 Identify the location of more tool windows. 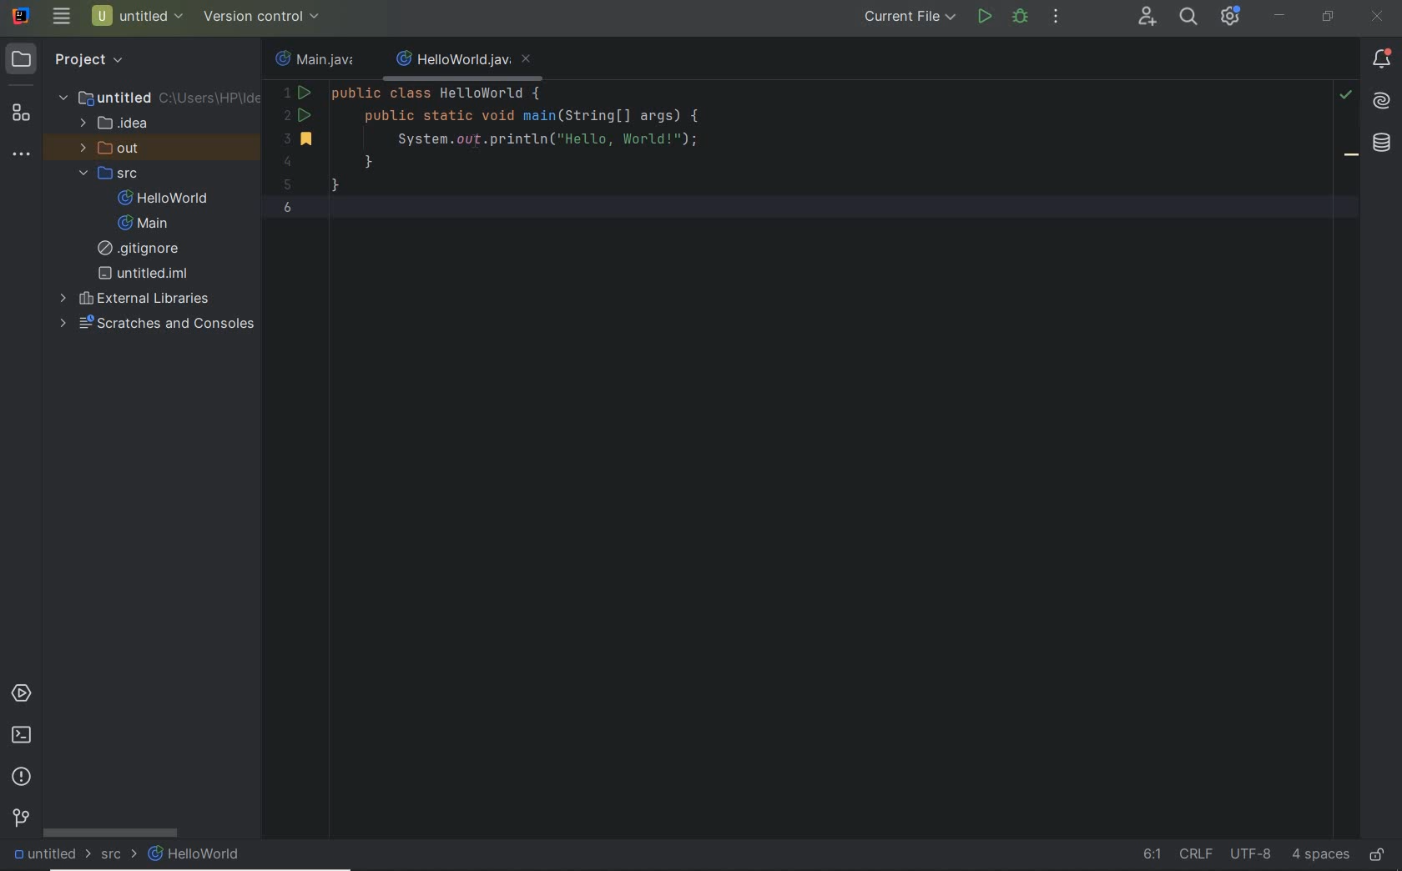
(22, 153).